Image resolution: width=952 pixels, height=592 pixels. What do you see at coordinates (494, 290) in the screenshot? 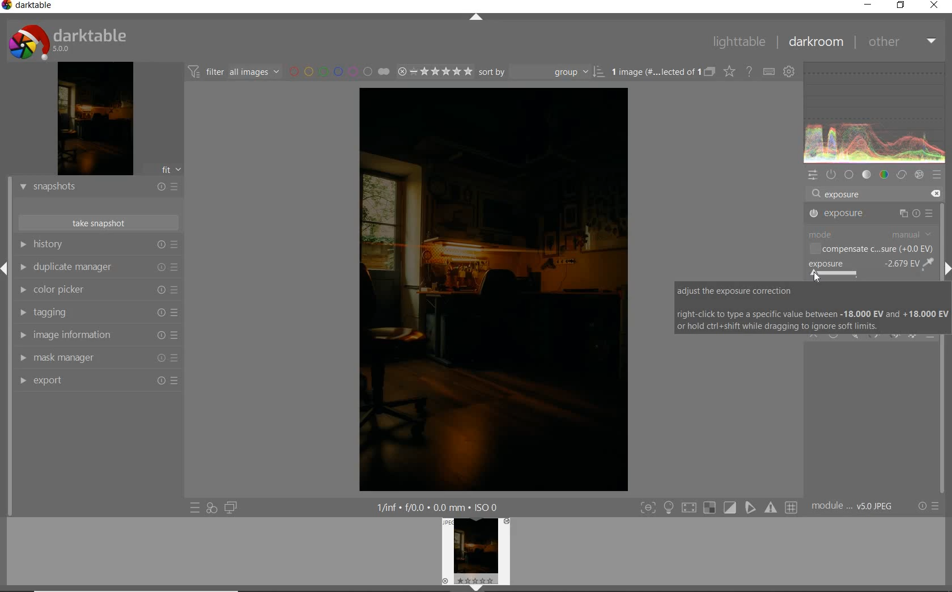
I see ` exposure blend mode for subtle lighting effects added` at bounding box center [494, 290].